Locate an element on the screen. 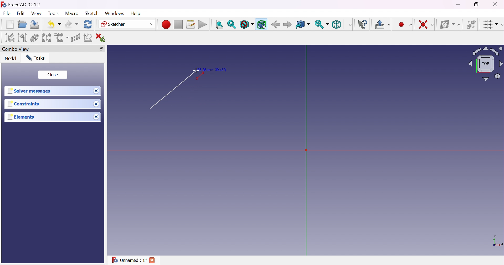 The width and height of the screenshot is (504, 265). Constrain coincident is located at coordinates (422, 24).